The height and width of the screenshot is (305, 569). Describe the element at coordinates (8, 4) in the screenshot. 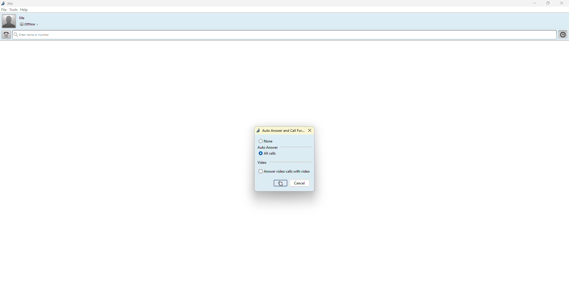

I see `jitsi` at that location.